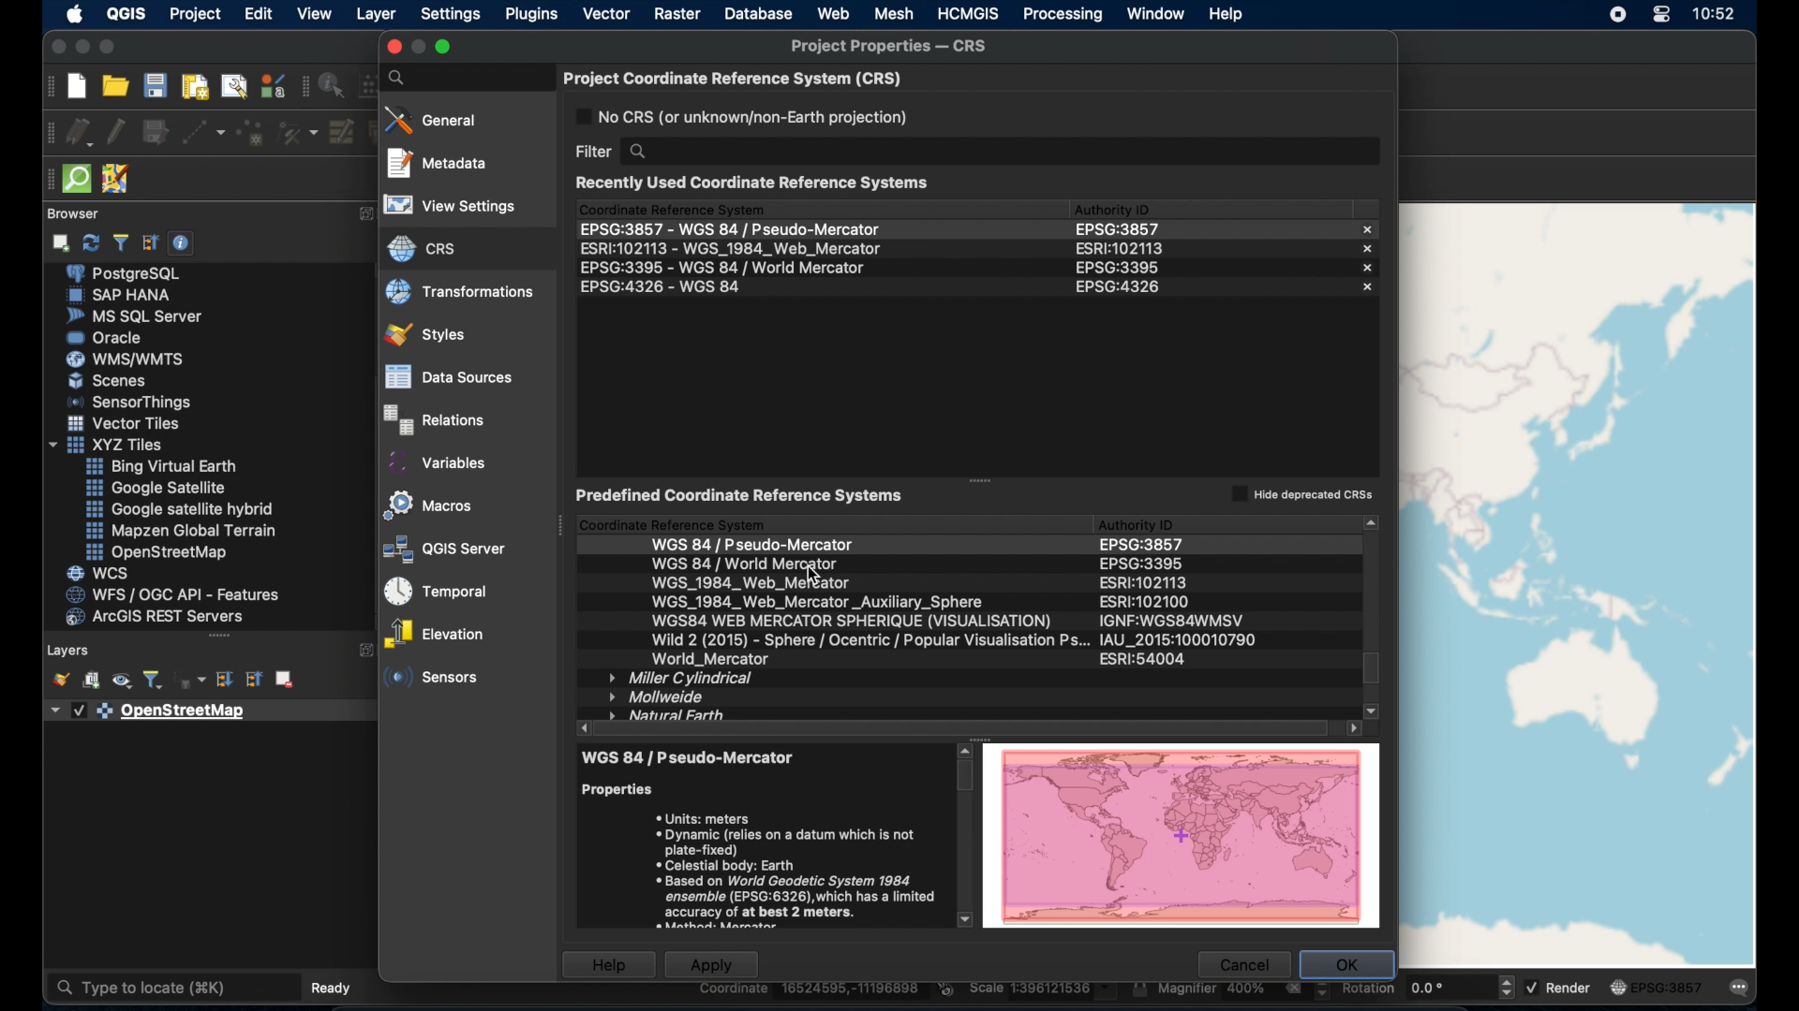 The image size is (1799, 1011). What do you see at coordinates (893, 14) in the screenshot?
I see `mesh` at bounding box center [893, 14].